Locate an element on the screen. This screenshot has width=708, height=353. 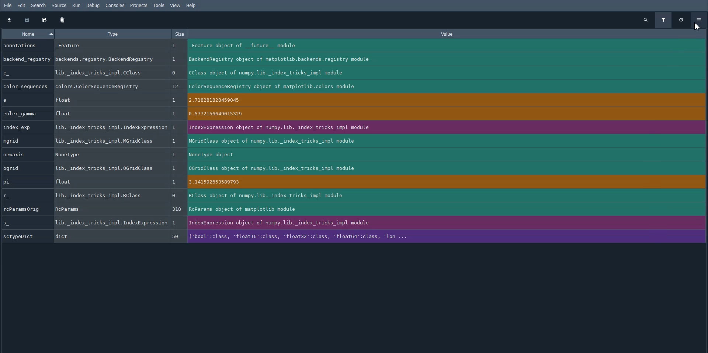
1 is located at coordinates (175, 182).